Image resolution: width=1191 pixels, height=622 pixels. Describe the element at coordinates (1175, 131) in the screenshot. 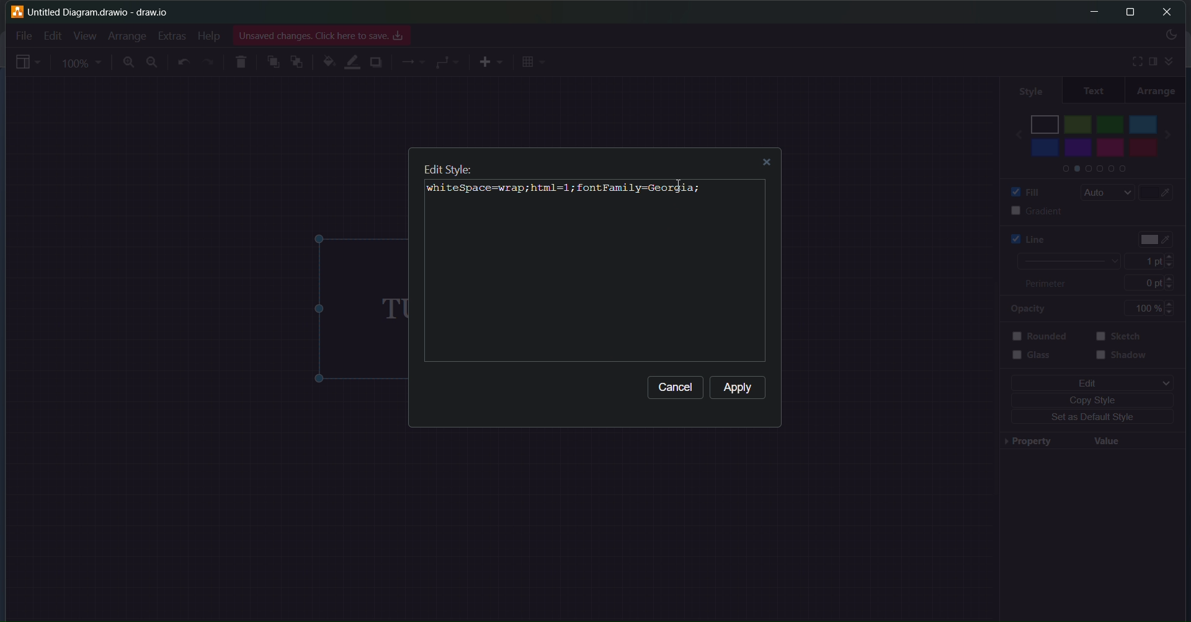

I see `next` at that location.